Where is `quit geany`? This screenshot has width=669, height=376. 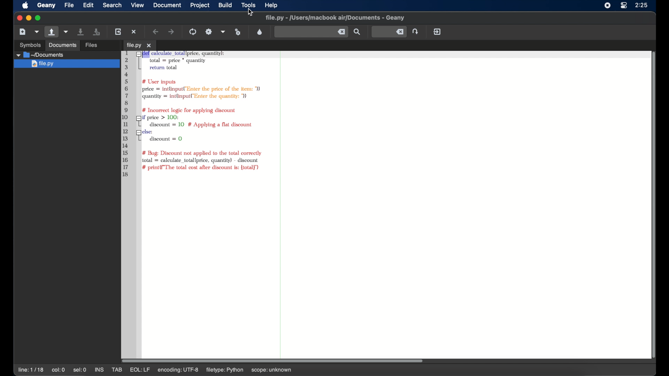
quit geany is located at coordinates (438, 32).